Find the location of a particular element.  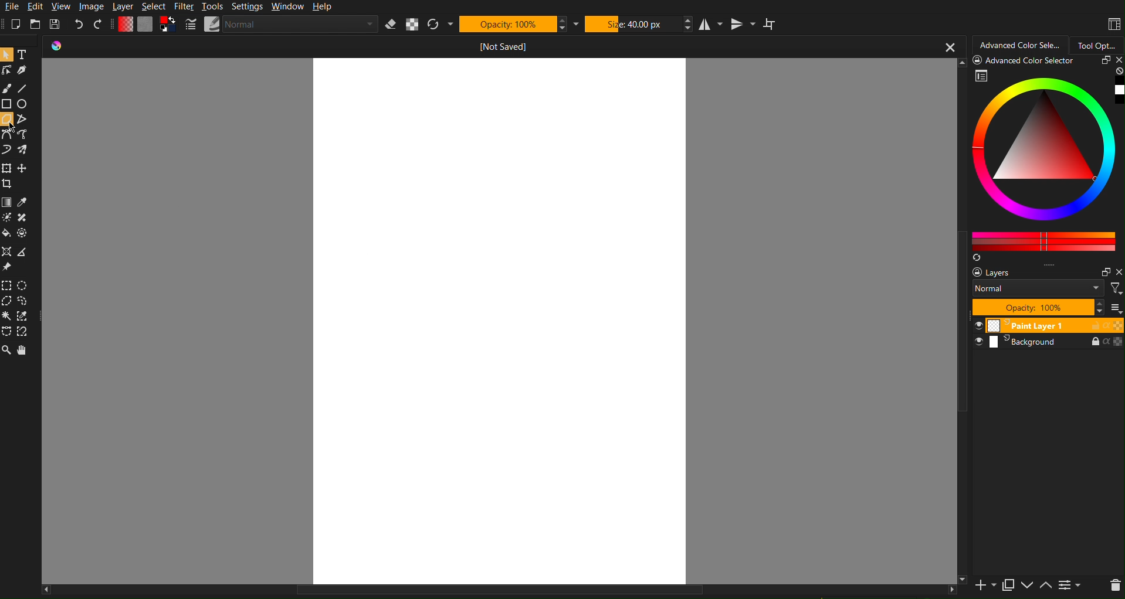

Pointer is located at coordinates (7, 55).